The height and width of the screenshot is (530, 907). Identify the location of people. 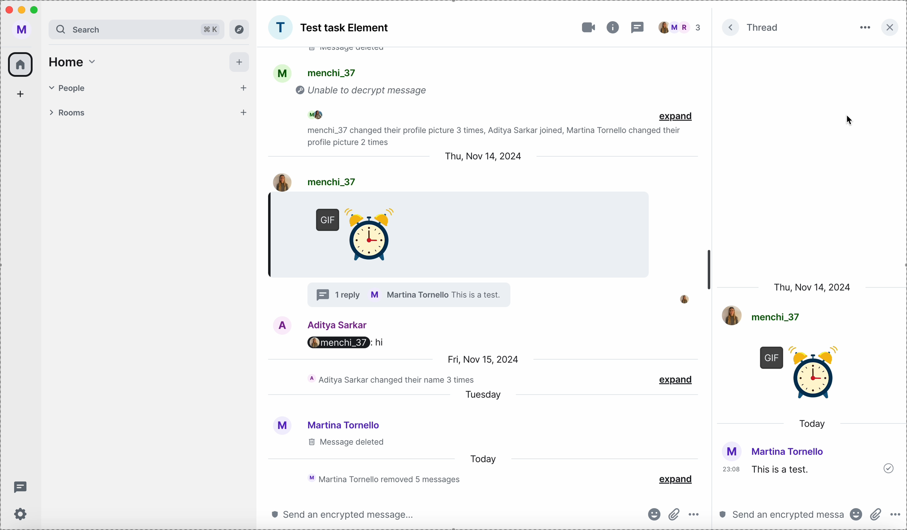
(151, 86).